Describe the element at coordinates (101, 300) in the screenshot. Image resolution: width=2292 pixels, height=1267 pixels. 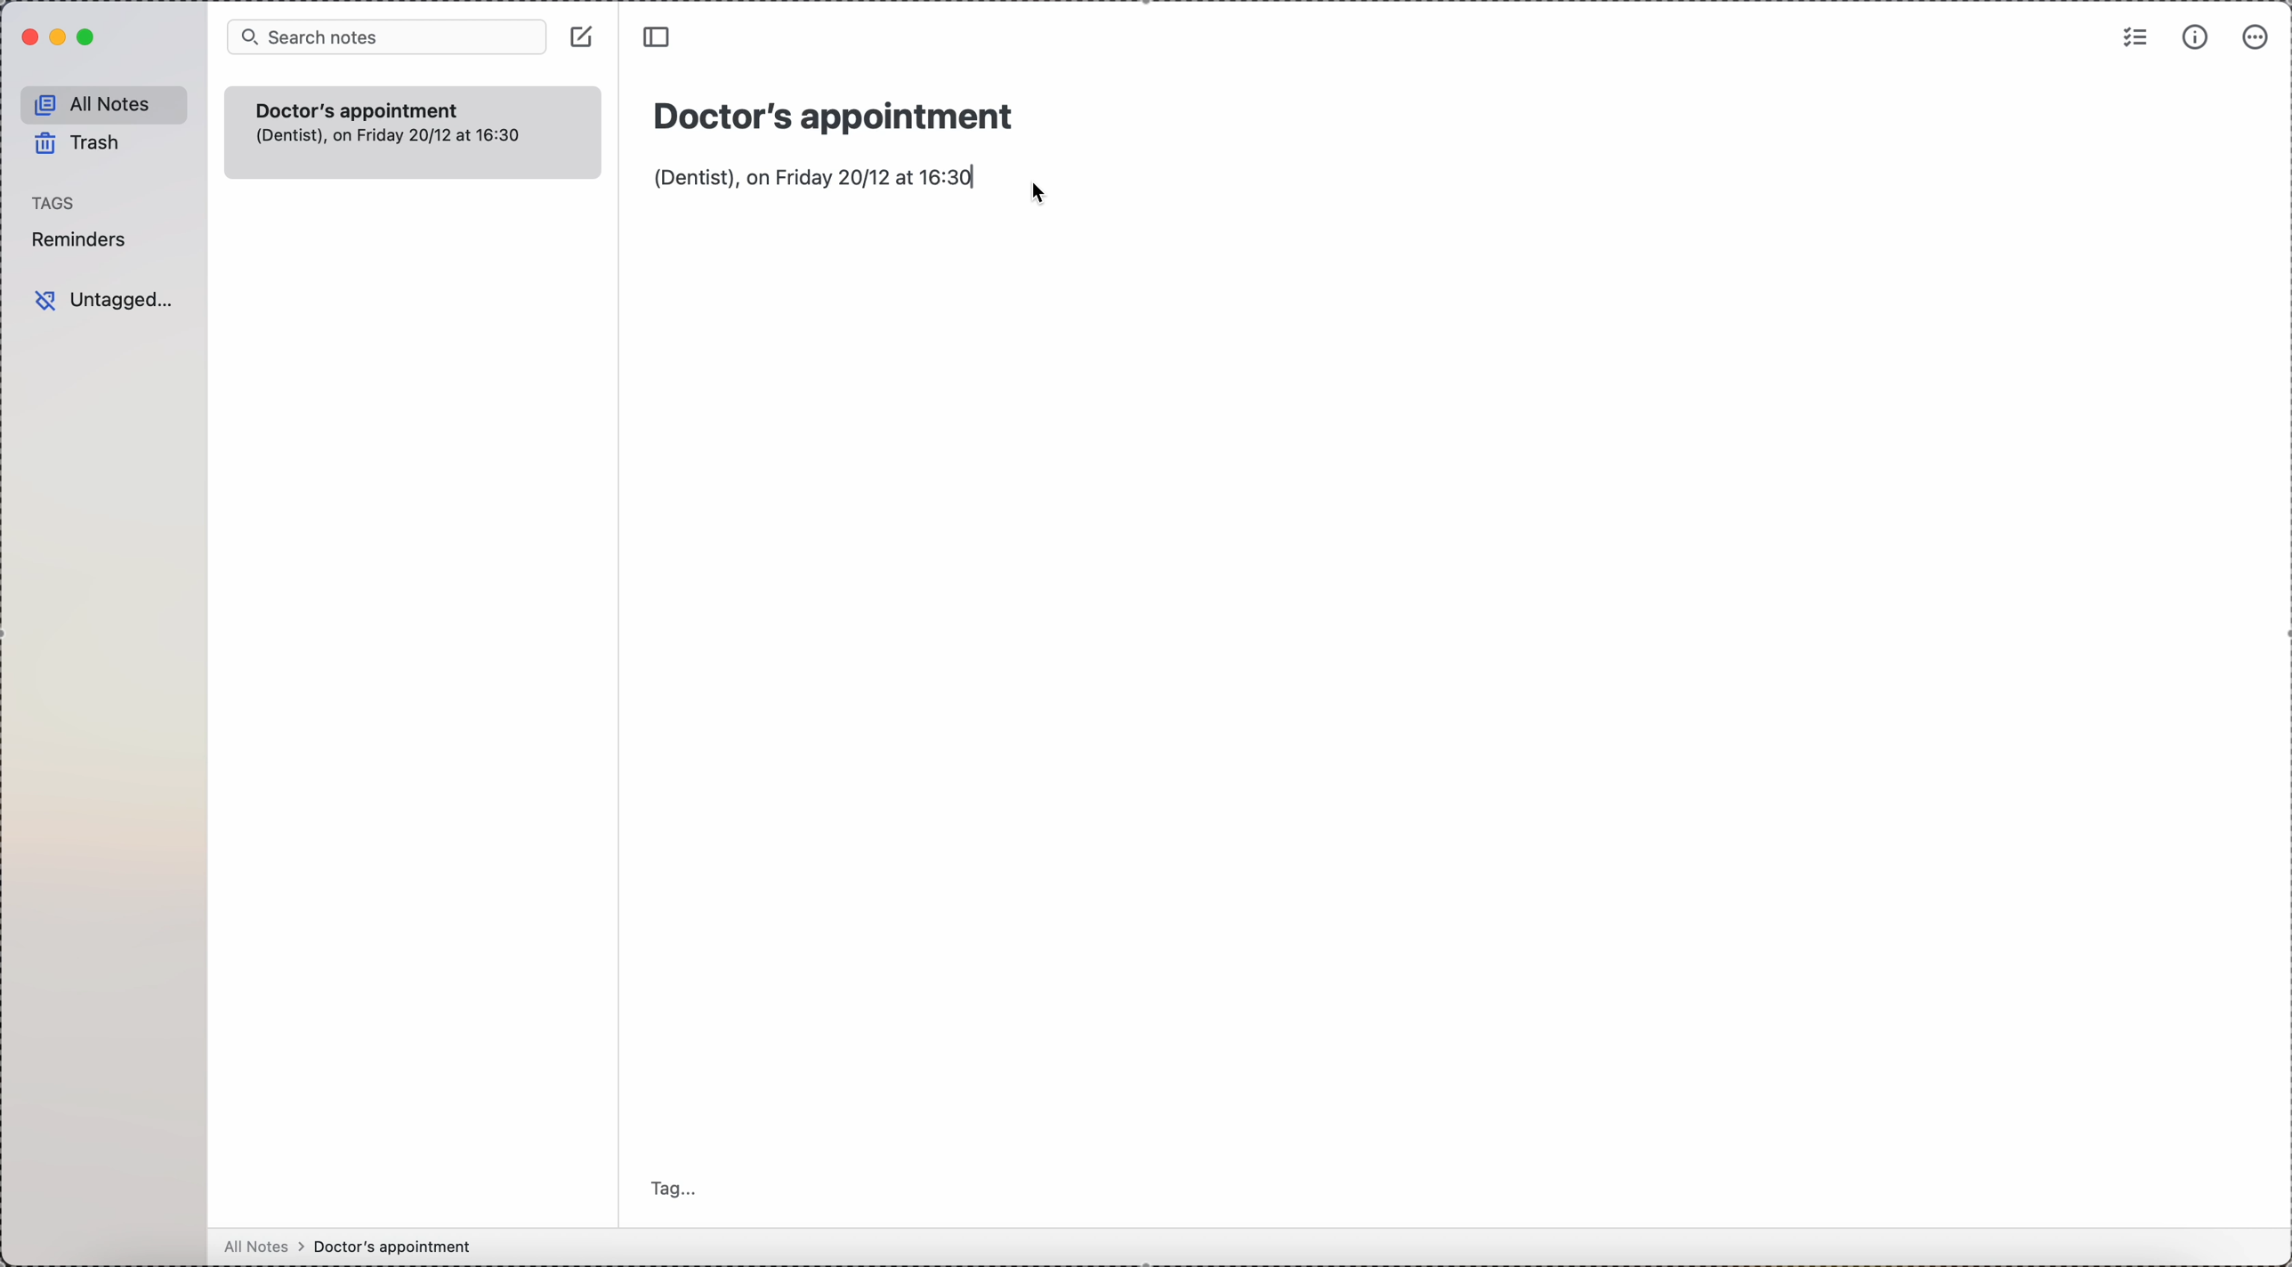
I see `untagged` at that location.